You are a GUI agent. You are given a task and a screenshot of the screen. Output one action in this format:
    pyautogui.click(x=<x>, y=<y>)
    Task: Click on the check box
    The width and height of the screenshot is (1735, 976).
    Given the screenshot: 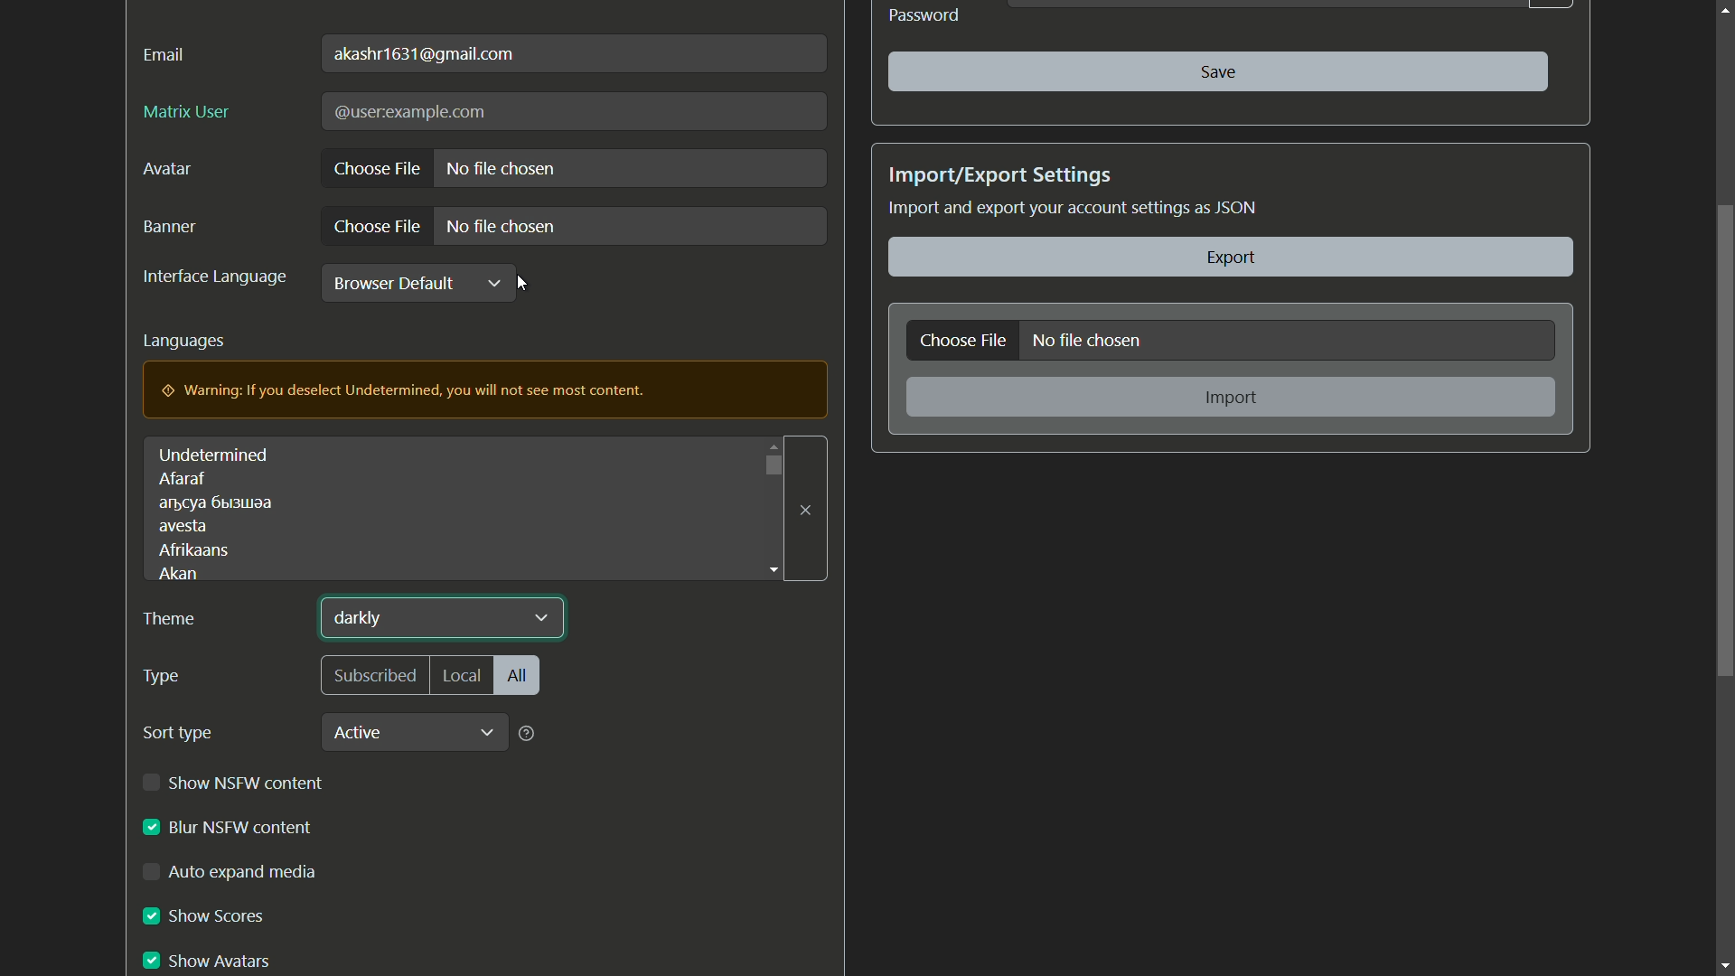 What is the action you would take?
    pyautogui.click(x=151, y=874)
    